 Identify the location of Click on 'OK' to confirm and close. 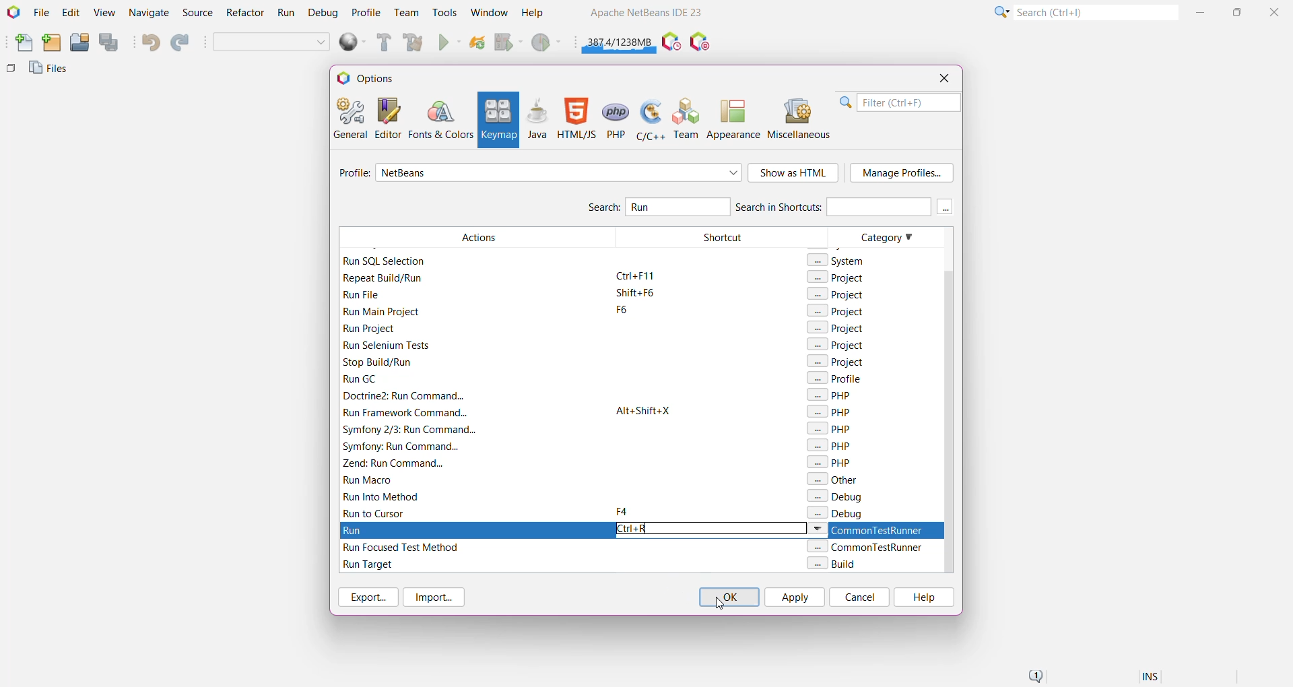
(731, 595).